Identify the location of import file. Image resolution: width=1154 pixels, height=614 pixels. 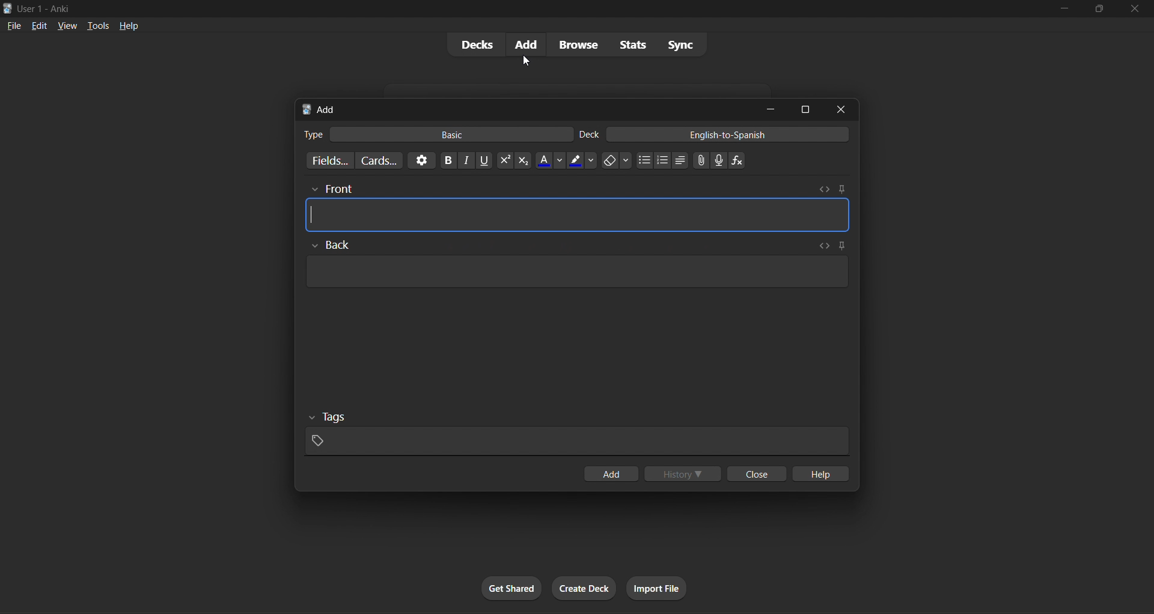
(659, 587).